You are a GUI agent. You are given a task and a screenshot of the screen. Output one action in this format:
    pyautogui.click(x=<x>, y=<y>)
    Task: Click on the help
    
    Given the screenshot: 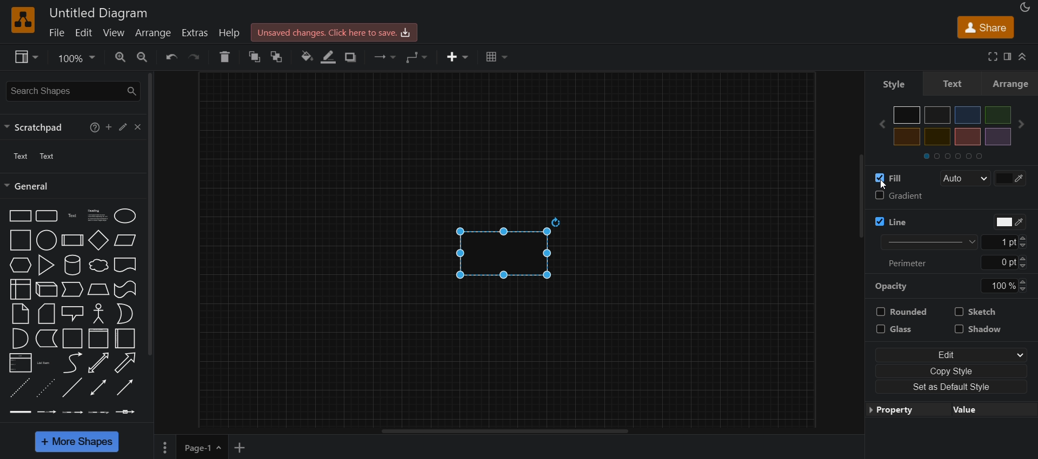 What is the action you would take?
    pyautogui.click(x=95, y=126)
    